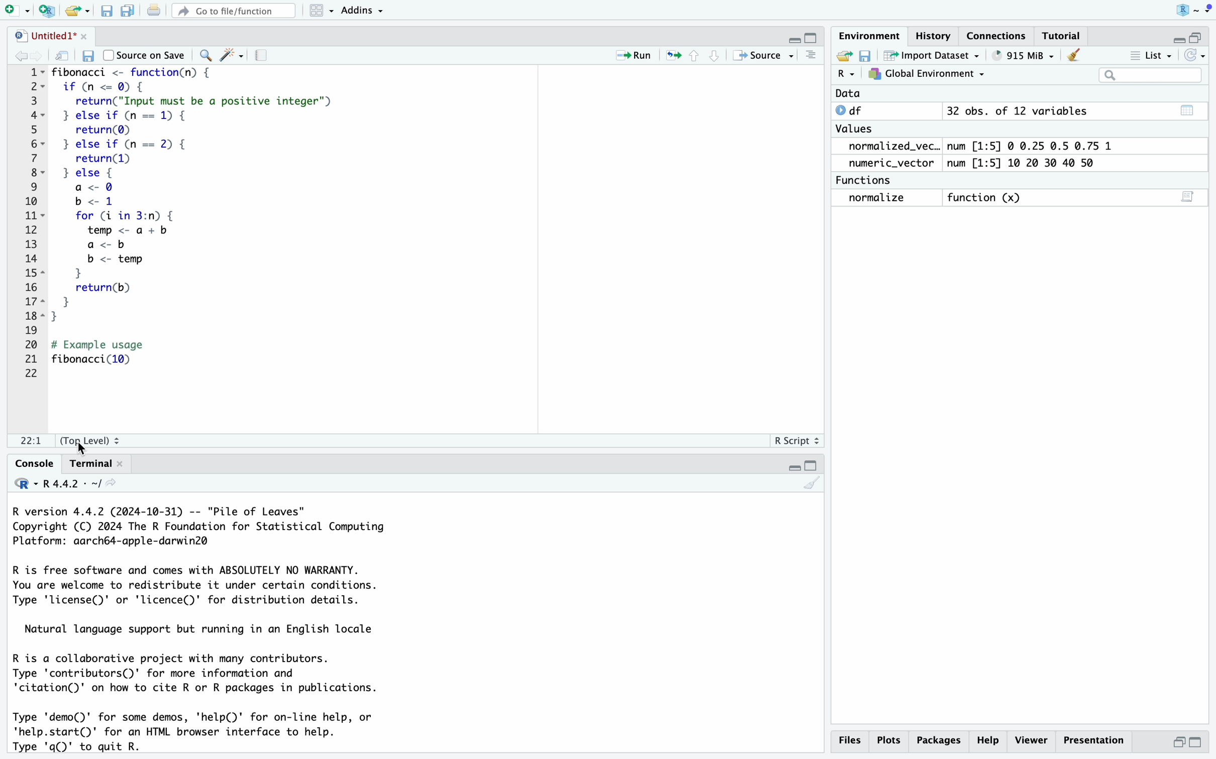 The width and height of the screenshot is (1216, 759). I want to click on print fibonacci, so click(113, 353).